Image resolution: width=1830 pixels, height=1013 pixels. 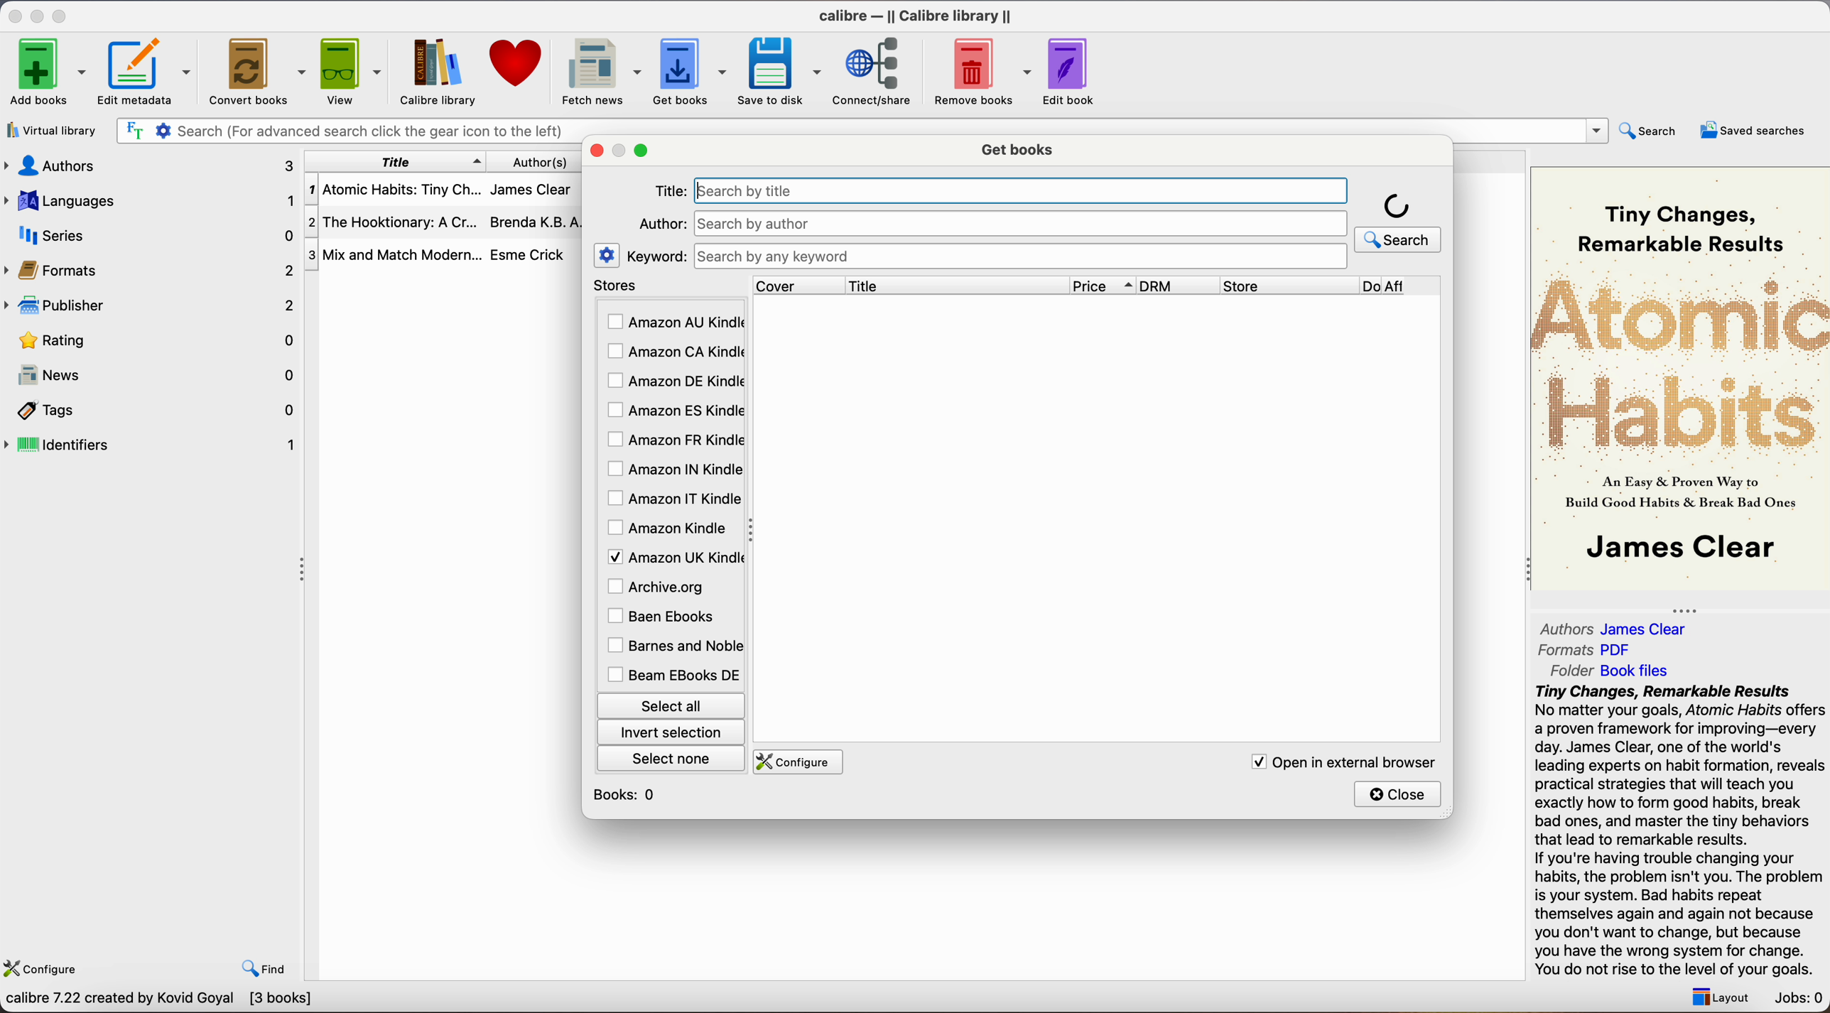 I want to click on Amazon ES Kindle, so click(x=673, y=411).